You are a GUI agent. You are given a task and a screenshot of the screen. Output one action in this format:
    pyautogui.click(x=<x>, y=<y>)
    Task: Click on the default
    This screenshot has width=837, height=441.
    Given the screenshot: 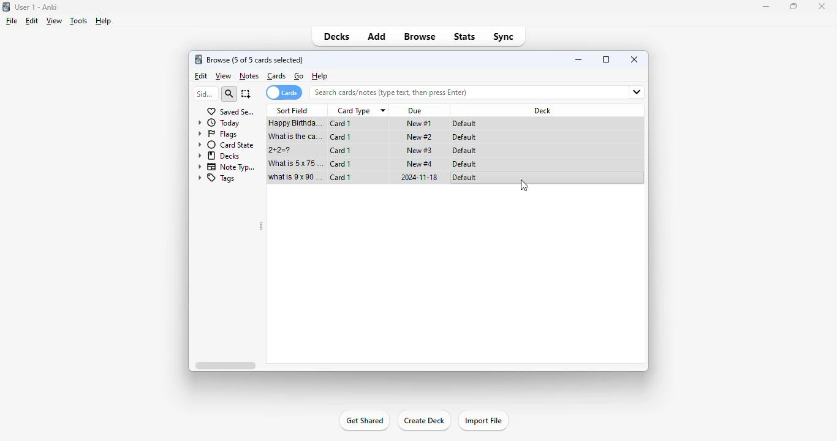 What is the action you would take?
    pyautogui.click(x=464, y=151)
    